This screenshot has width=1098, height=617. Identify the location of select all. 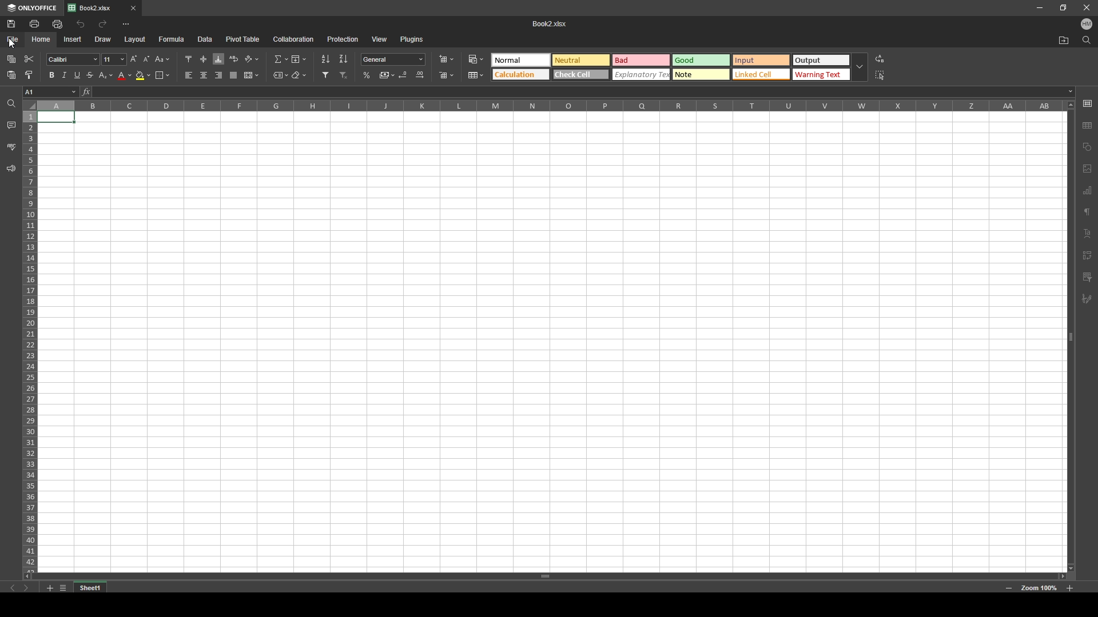
(881, 75).